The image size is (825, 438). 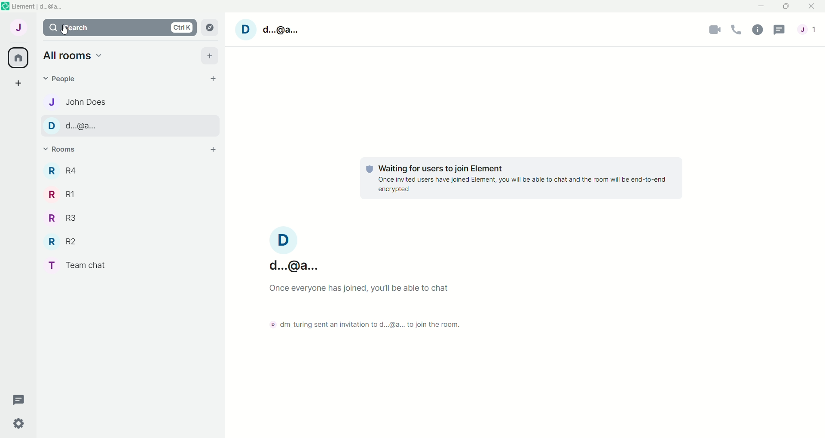 I want to click on thread, so click(x=19, y=400).